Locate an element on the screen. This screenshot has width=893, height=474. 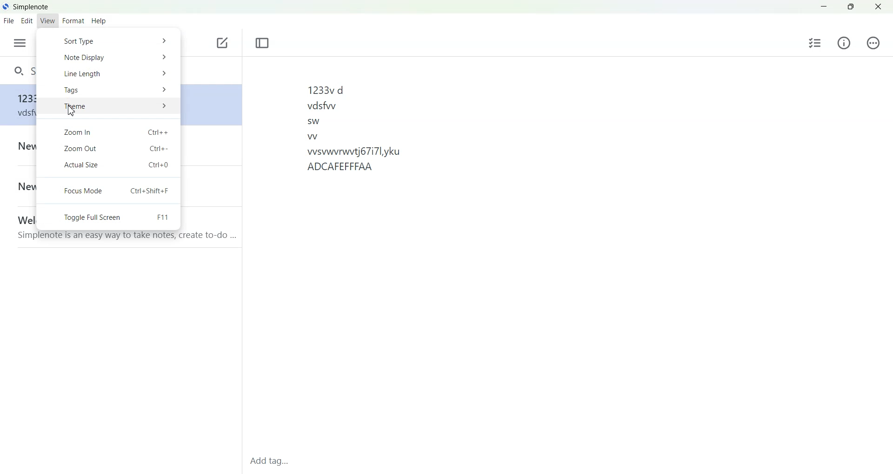
Help is located at coordinates (99, 21).